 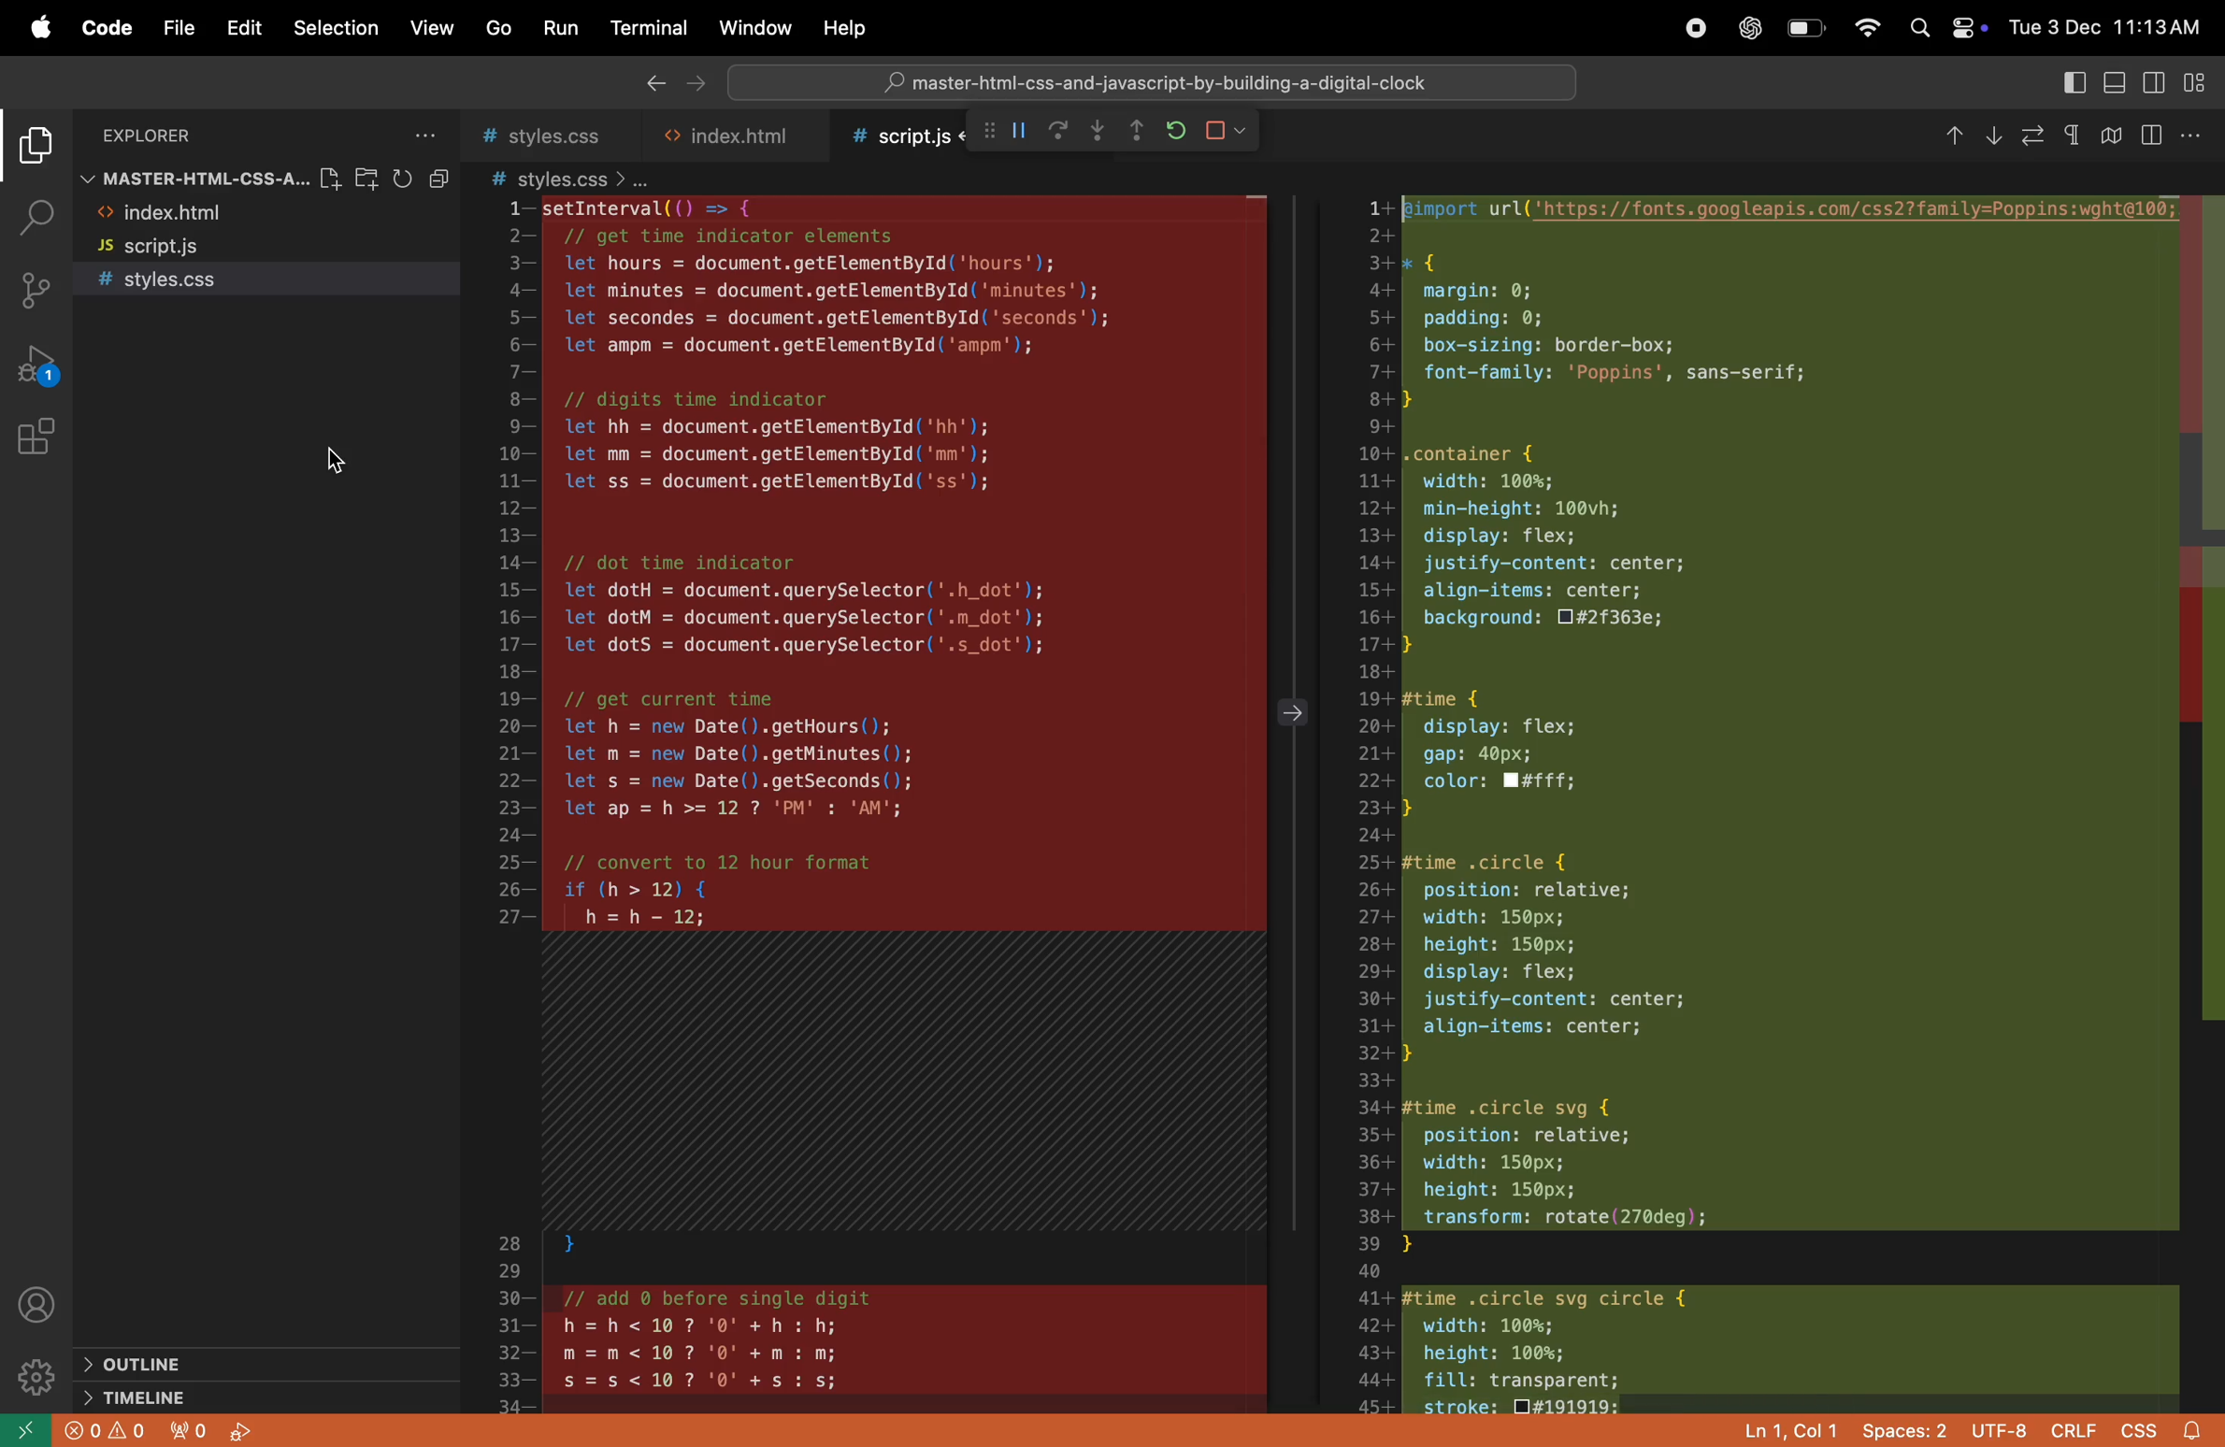 What do you see at coordinates (221, 251) in the screenshot?
I see `script.js file` at bounding box center [221, 251].